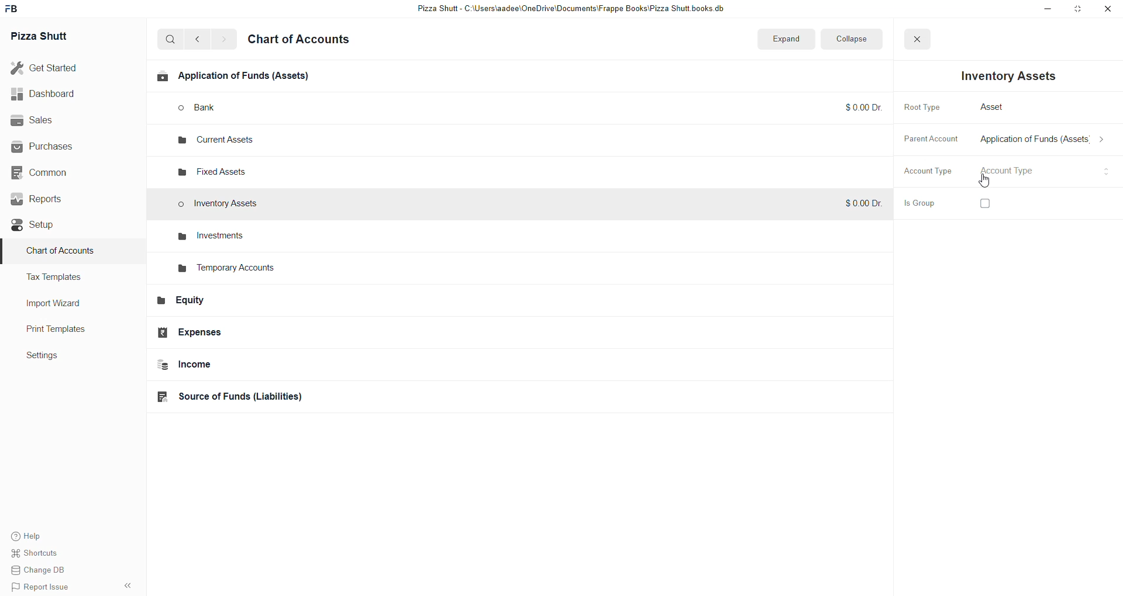  What do you see at coordinates (857, 203) in the screenshot?
I see `$0.00 Dr.` at bounding box center [857, 203].